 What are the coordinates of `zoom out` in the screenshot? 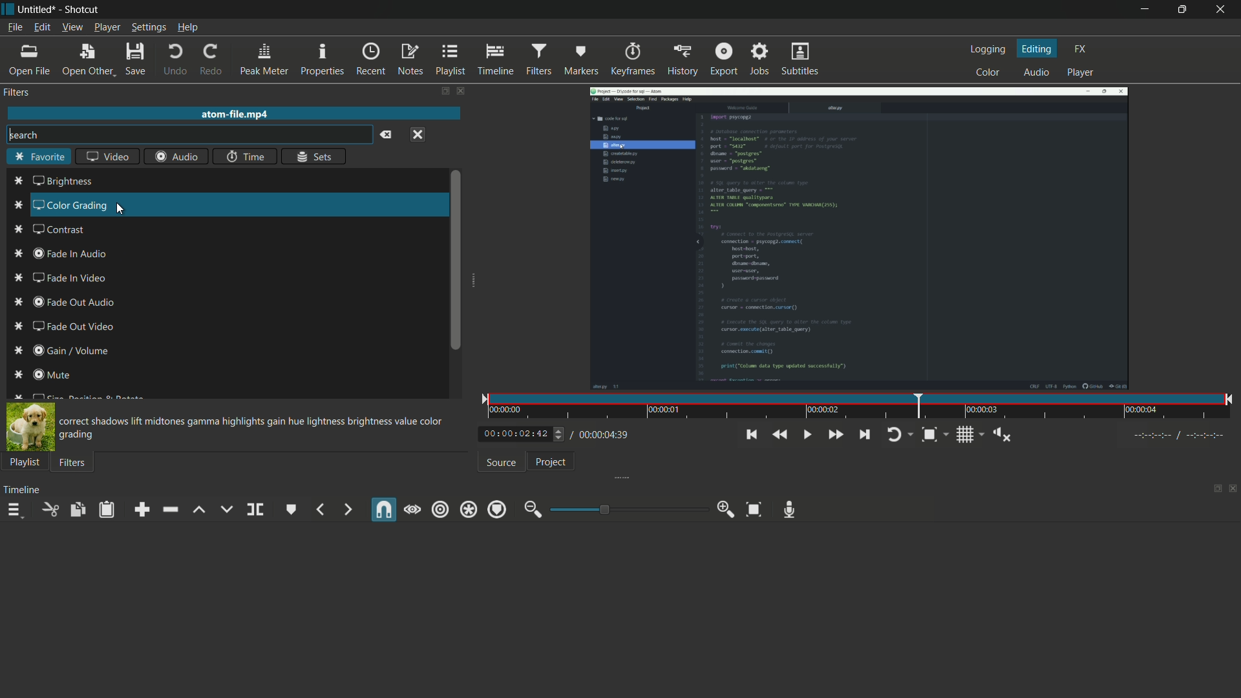 It's located at (532, 510).